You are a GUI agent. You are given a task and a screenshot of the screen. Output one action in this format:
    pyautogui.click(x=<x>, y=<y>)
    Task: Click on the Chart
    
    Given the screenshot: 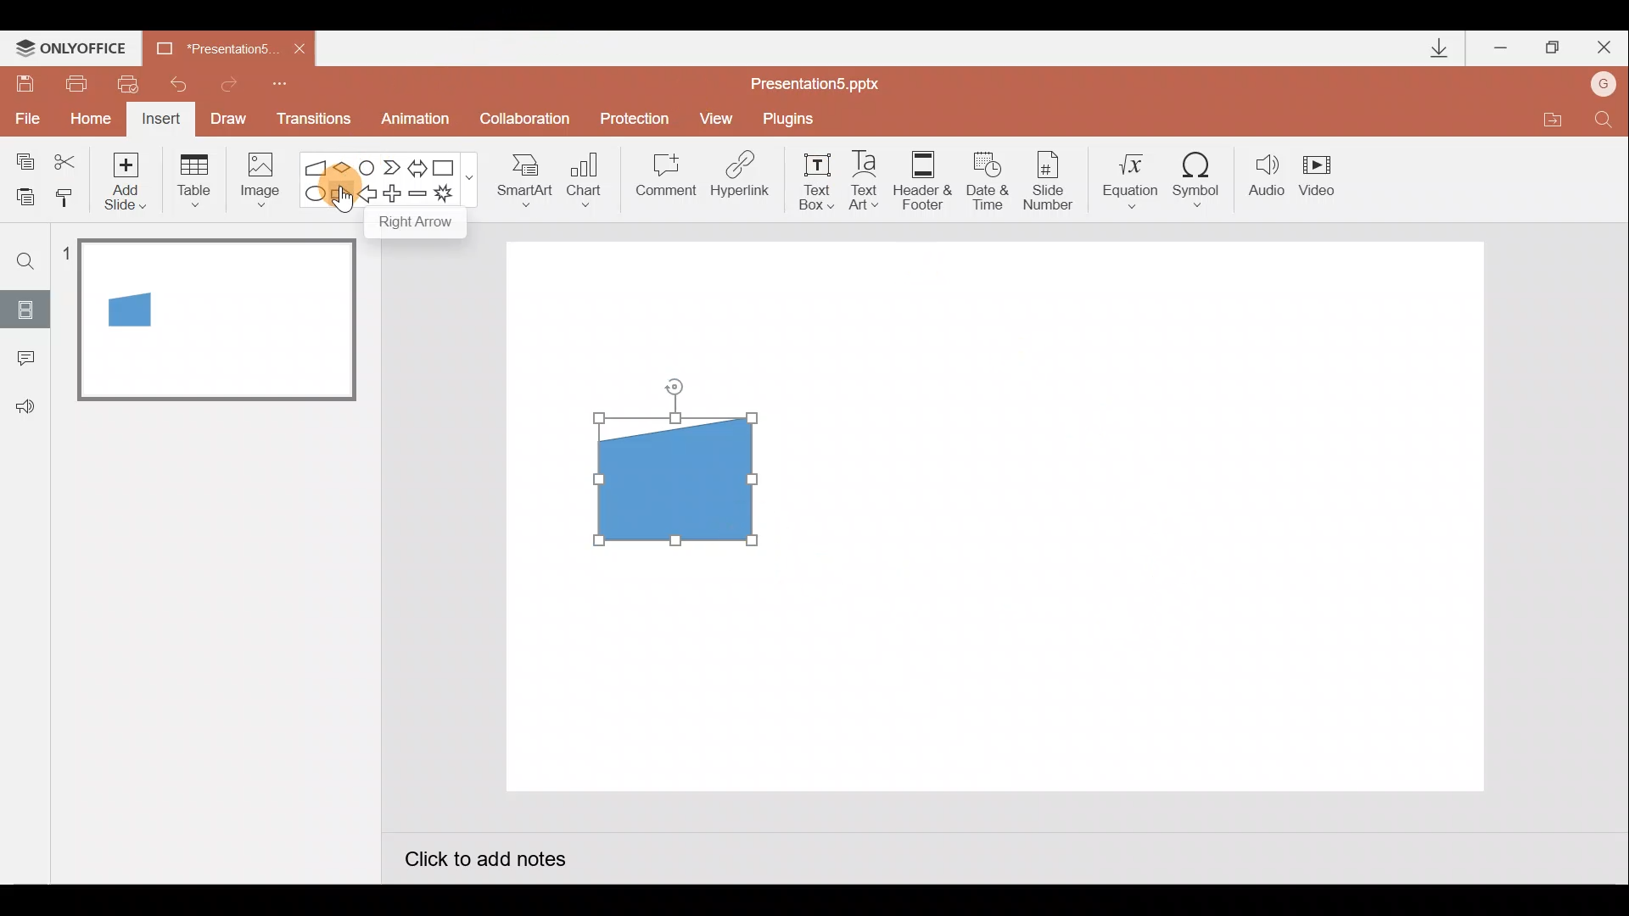 What is the action you would take?
    pyautogui.click(x=585, y=176)
    